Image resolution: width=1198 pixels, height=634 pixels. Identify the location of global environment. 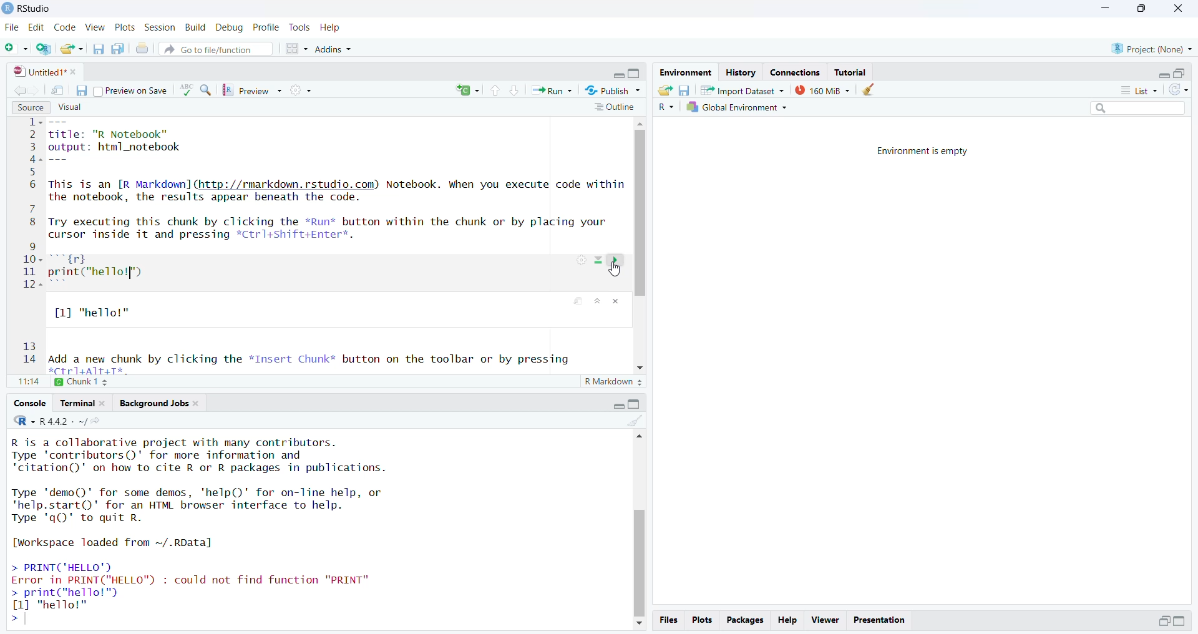
(736, 108).